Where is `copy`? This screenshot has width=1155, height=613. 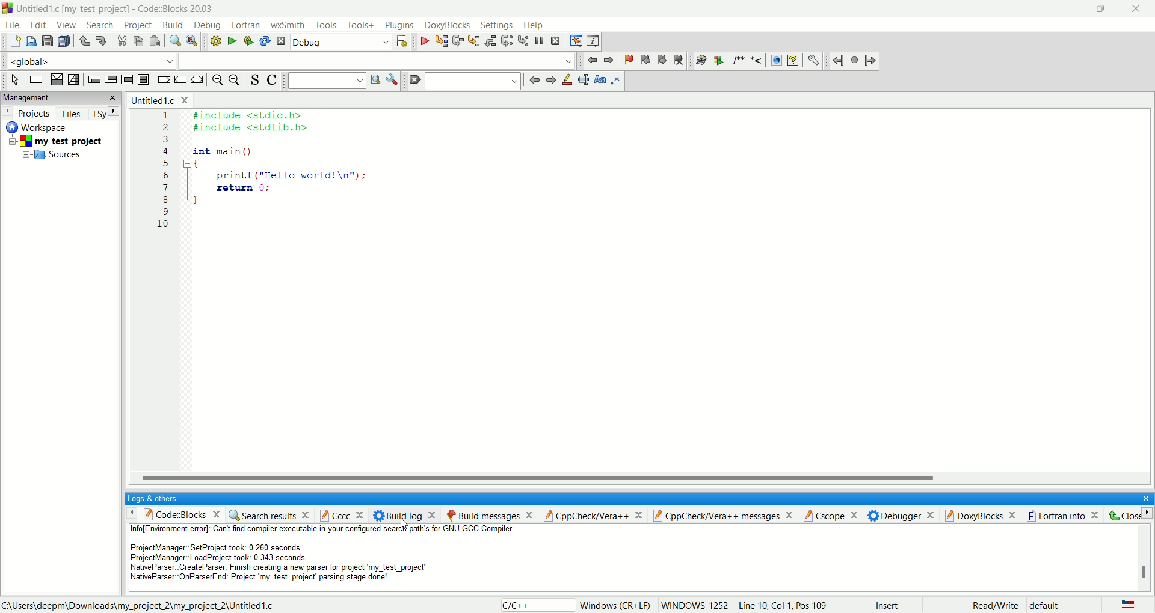 copy is located at coordinates (138, 42).